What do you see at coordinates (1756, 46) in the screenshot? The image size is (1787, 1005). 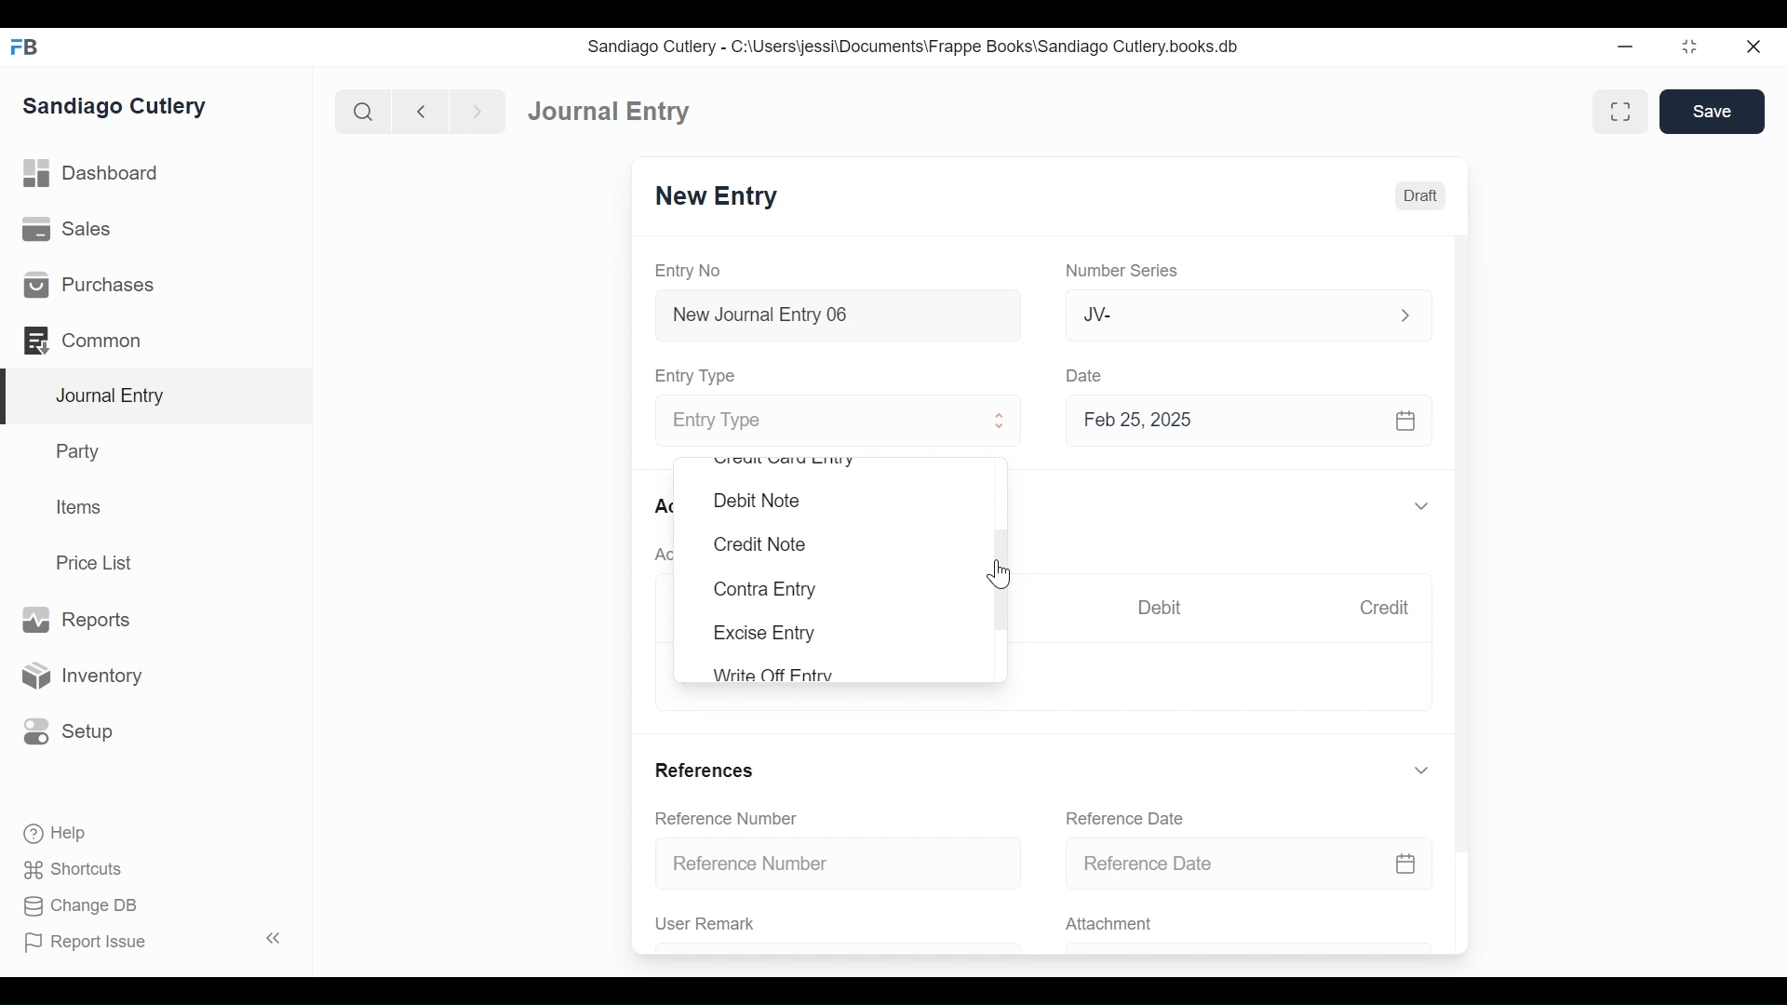 I see `Close` at bounding box center [1756, 46].